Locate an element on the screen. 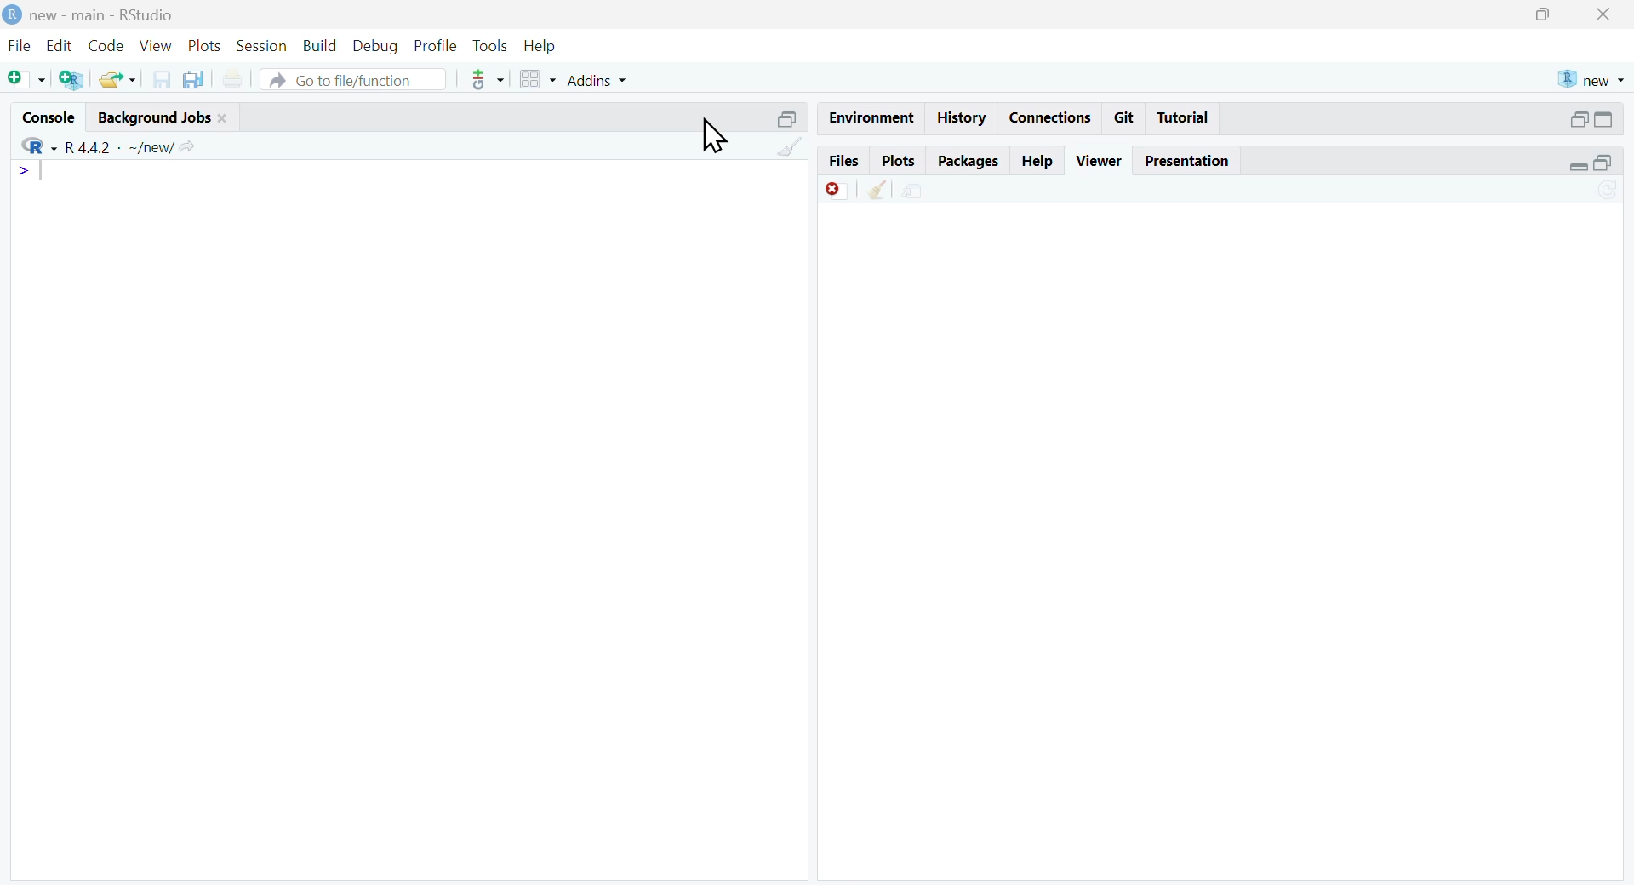 The height and width of the screenshot is (885, 1634). minimise is located at coordinates (1485, 13).